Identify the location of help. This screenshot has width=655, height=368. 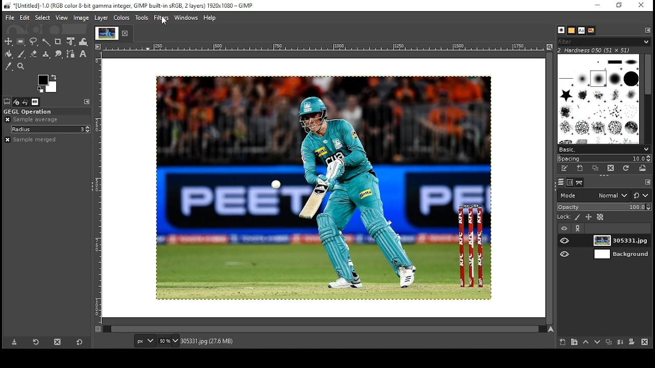
(211, 18).